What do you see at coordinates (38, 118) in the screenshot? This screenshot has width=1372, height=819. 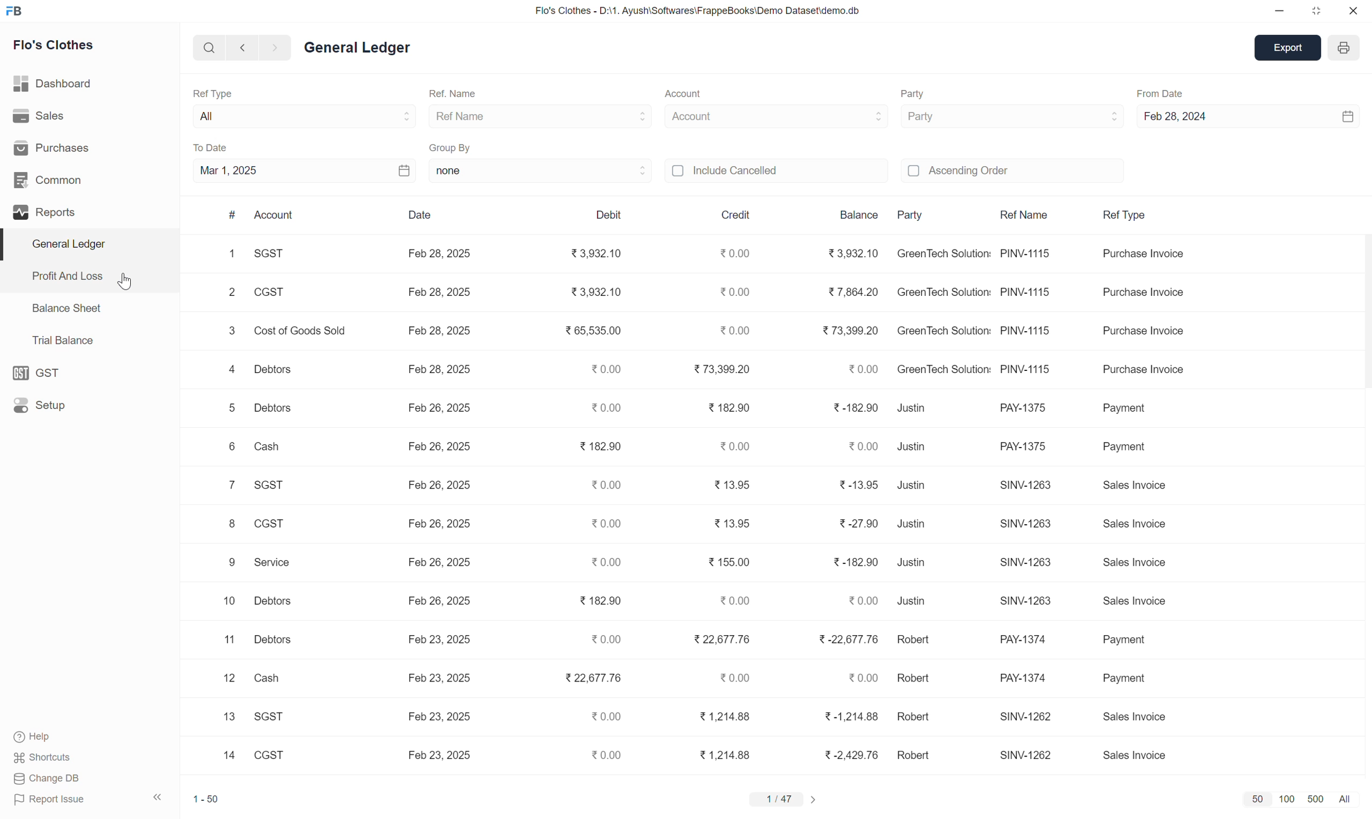 I see `Sales` at bounding box center [38, 118].